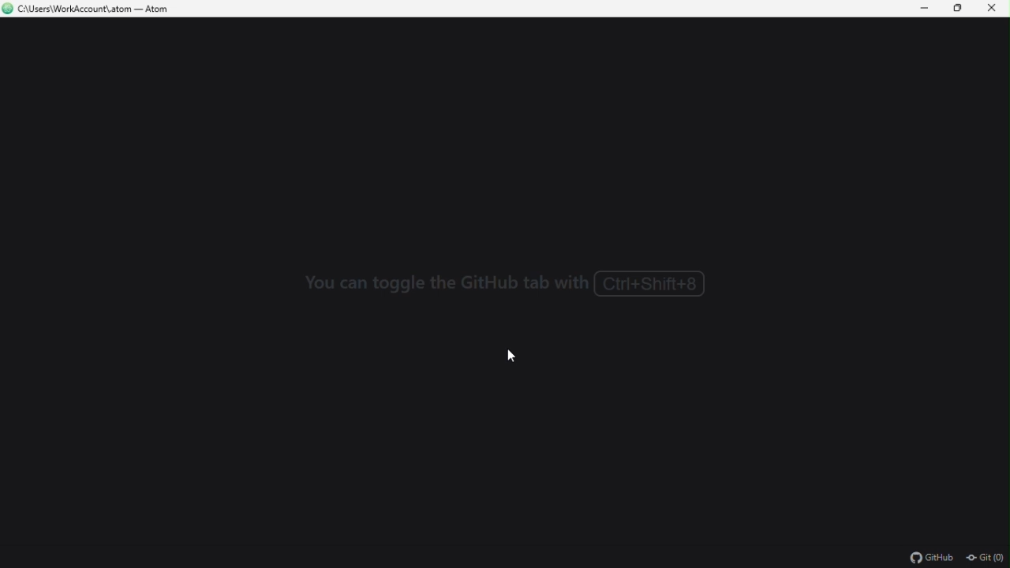  I want to click on git, so click(987, 559).